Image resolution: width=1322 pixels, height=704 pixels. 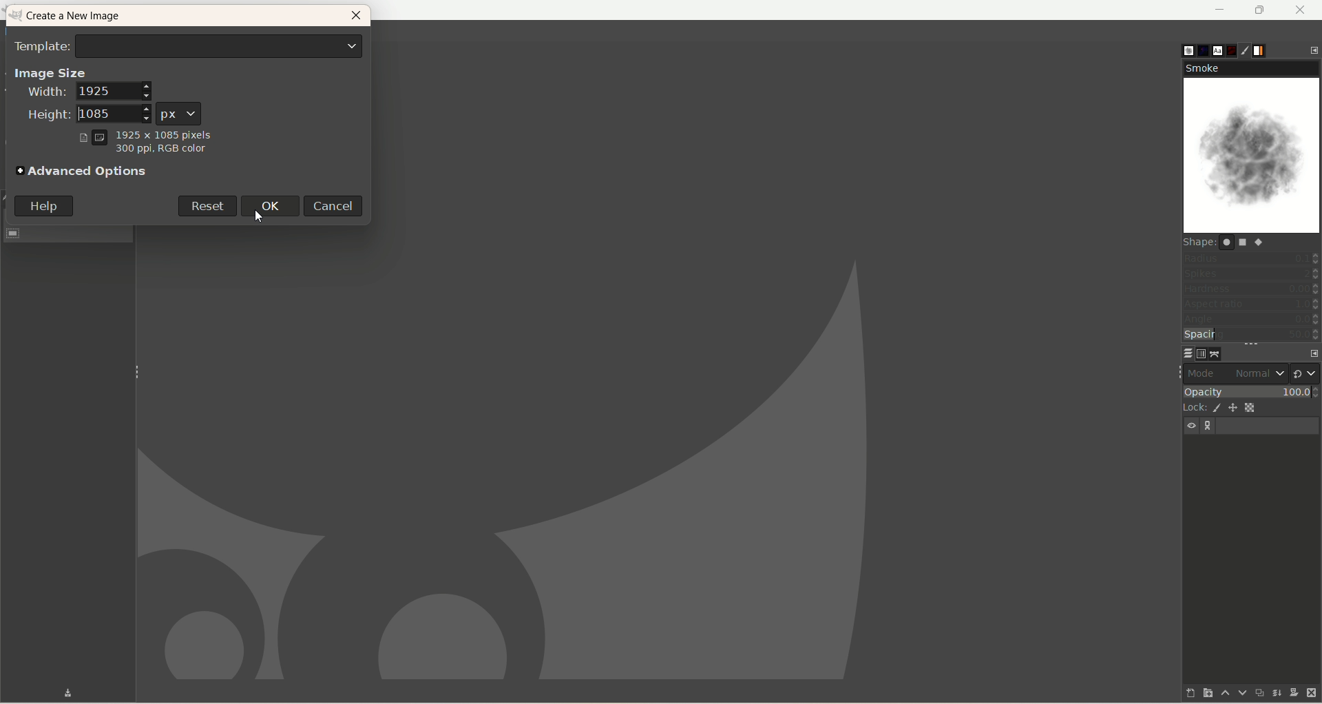 What do you see at coordinates (180, 111) in the screenshot?
I see `pixel` at bounding box center [180, 111].